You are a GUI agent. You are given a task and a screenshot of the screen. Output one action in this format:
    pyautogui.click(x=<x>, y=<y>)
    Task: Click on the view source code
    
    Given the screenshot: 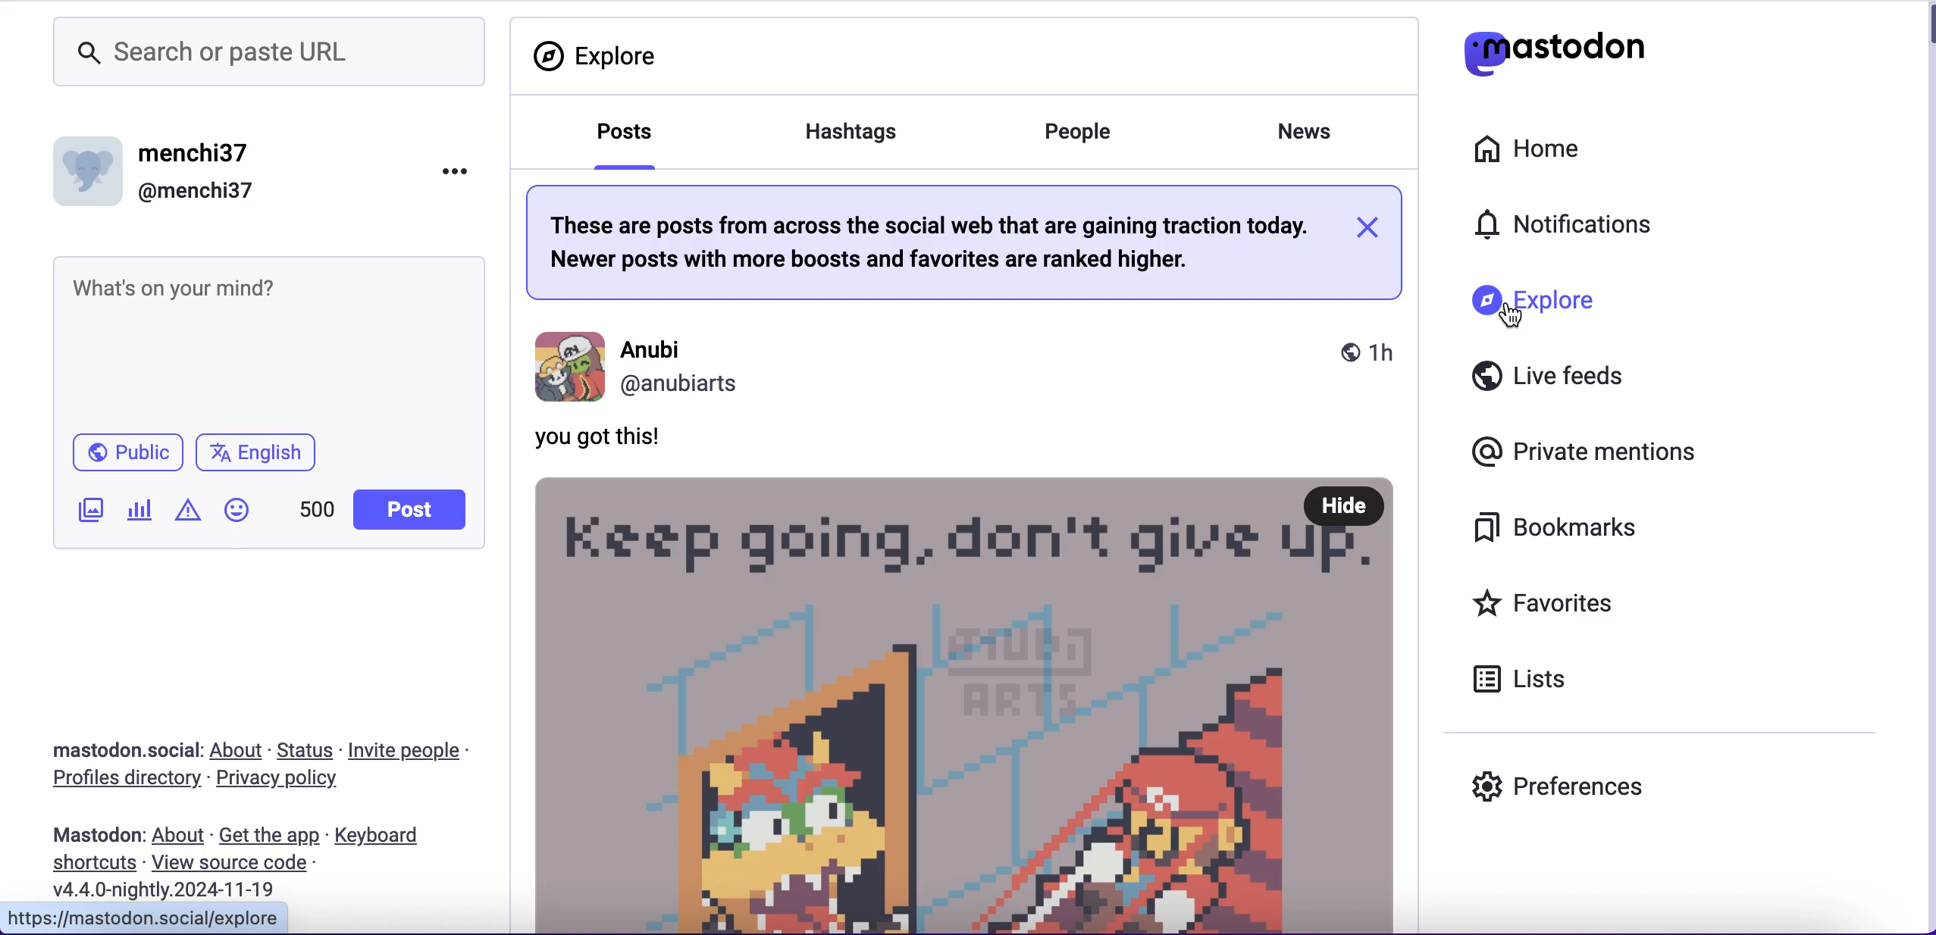 What is the action you would take?
    pyautogui.click(x=246, y=863)
    